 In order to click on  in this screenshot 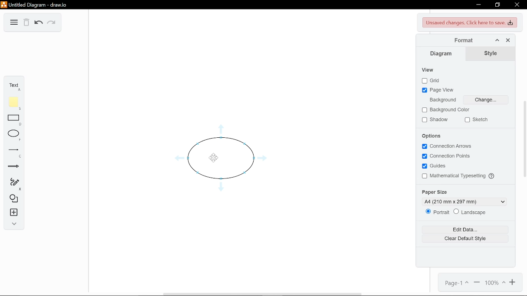, I will do `click(214, 157)`.